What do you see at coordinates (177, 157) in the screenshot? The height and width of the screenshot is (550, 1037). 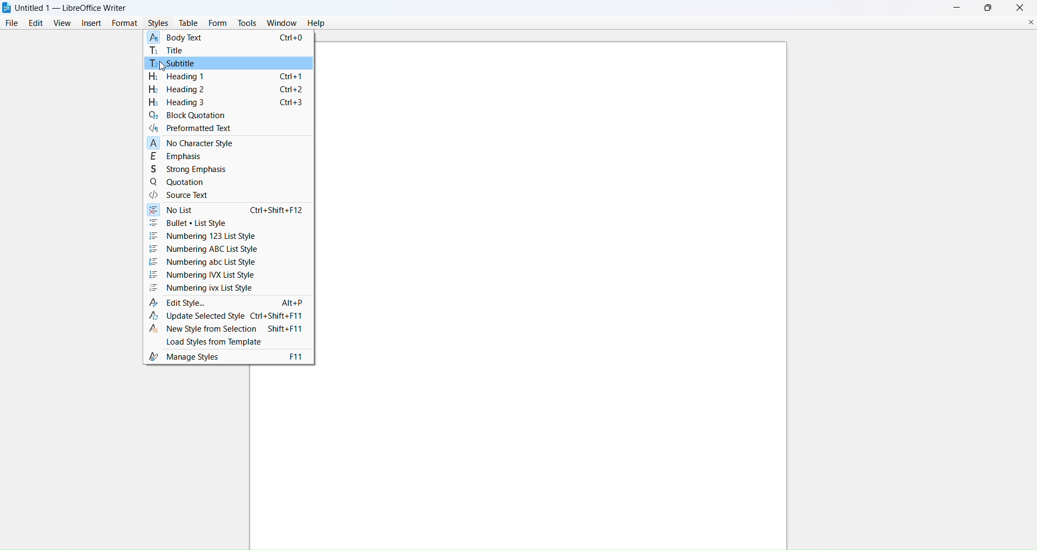 I see `emphasis` at bounding box center [177, 157].